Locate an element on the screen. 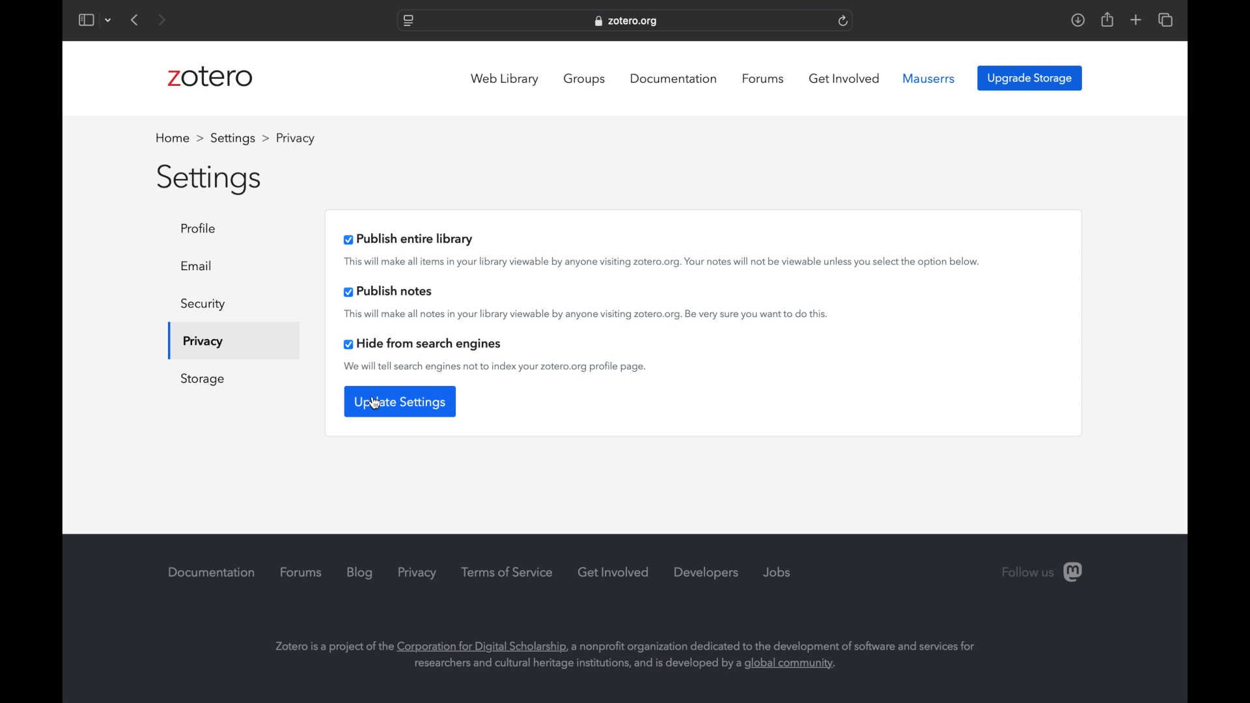  next is located at coordinates (163, 21).